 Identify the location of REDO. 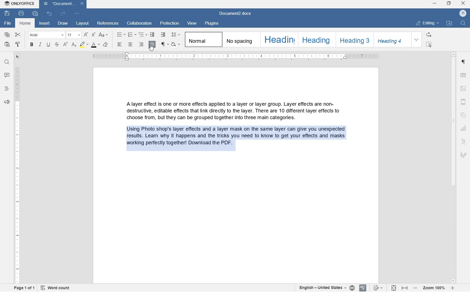
(63, 13).